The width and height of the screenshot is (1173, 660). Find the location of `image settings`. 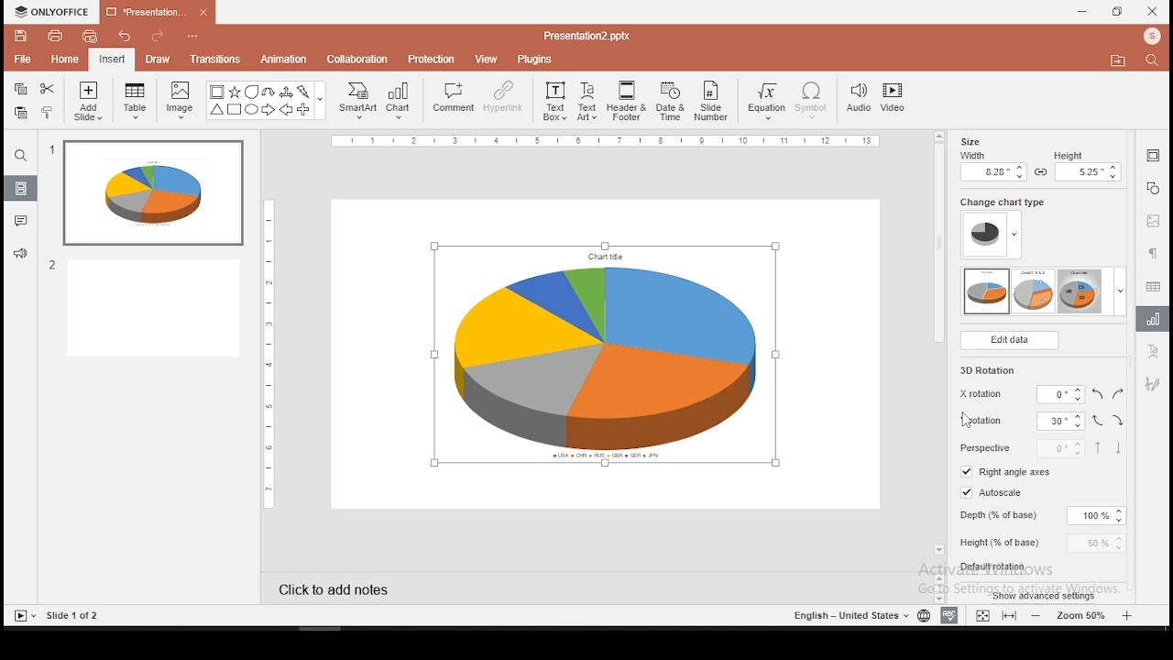

image settings is located at coordinates (1153, 222).